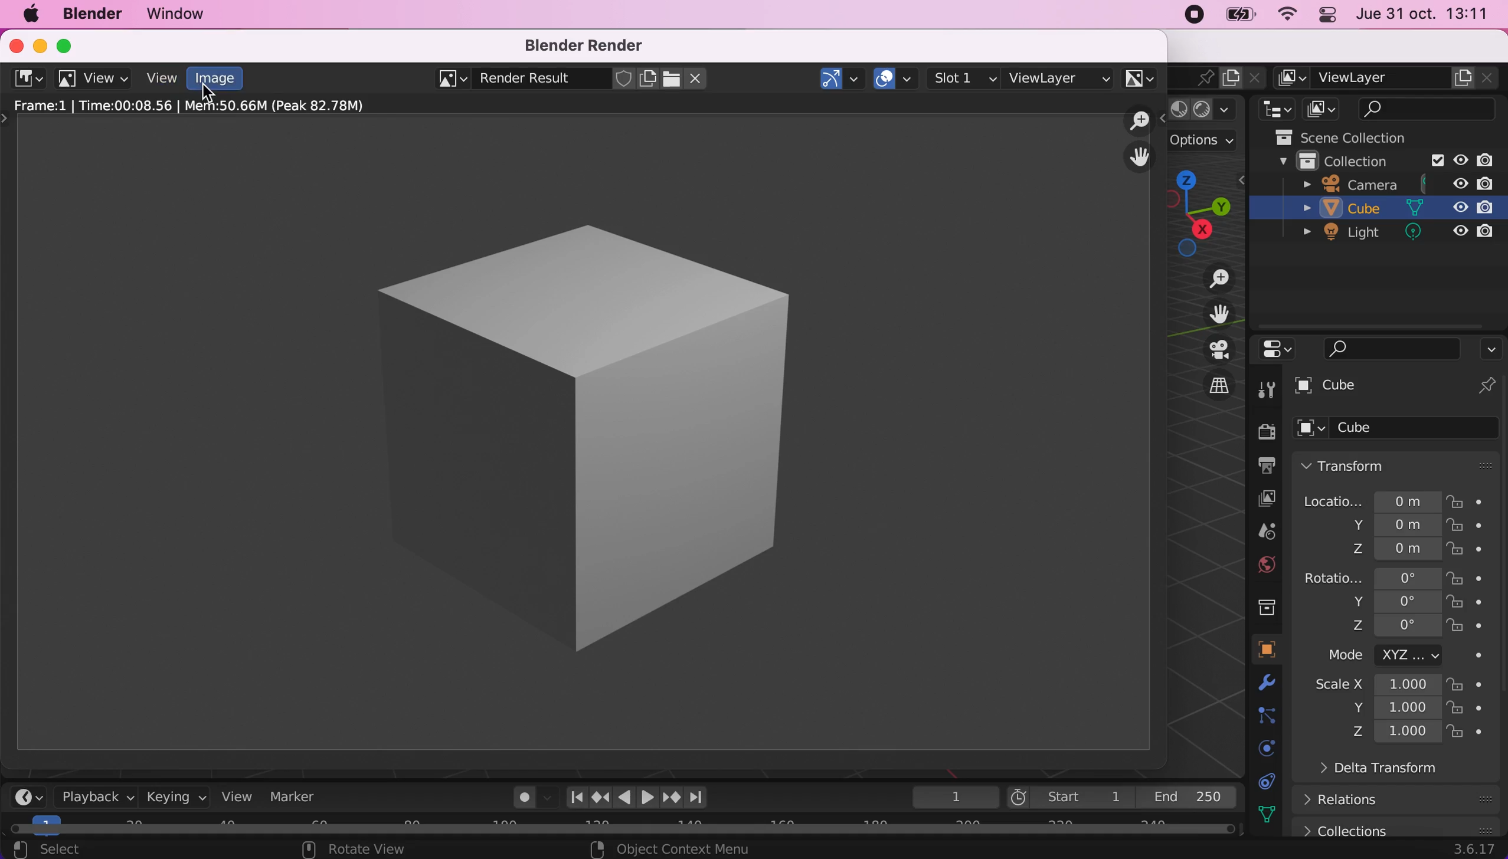 This screenshot has height=859, width=1508. Describe the element at coordinates (1470, 605) in the screenshot. I see `lock` at that location.